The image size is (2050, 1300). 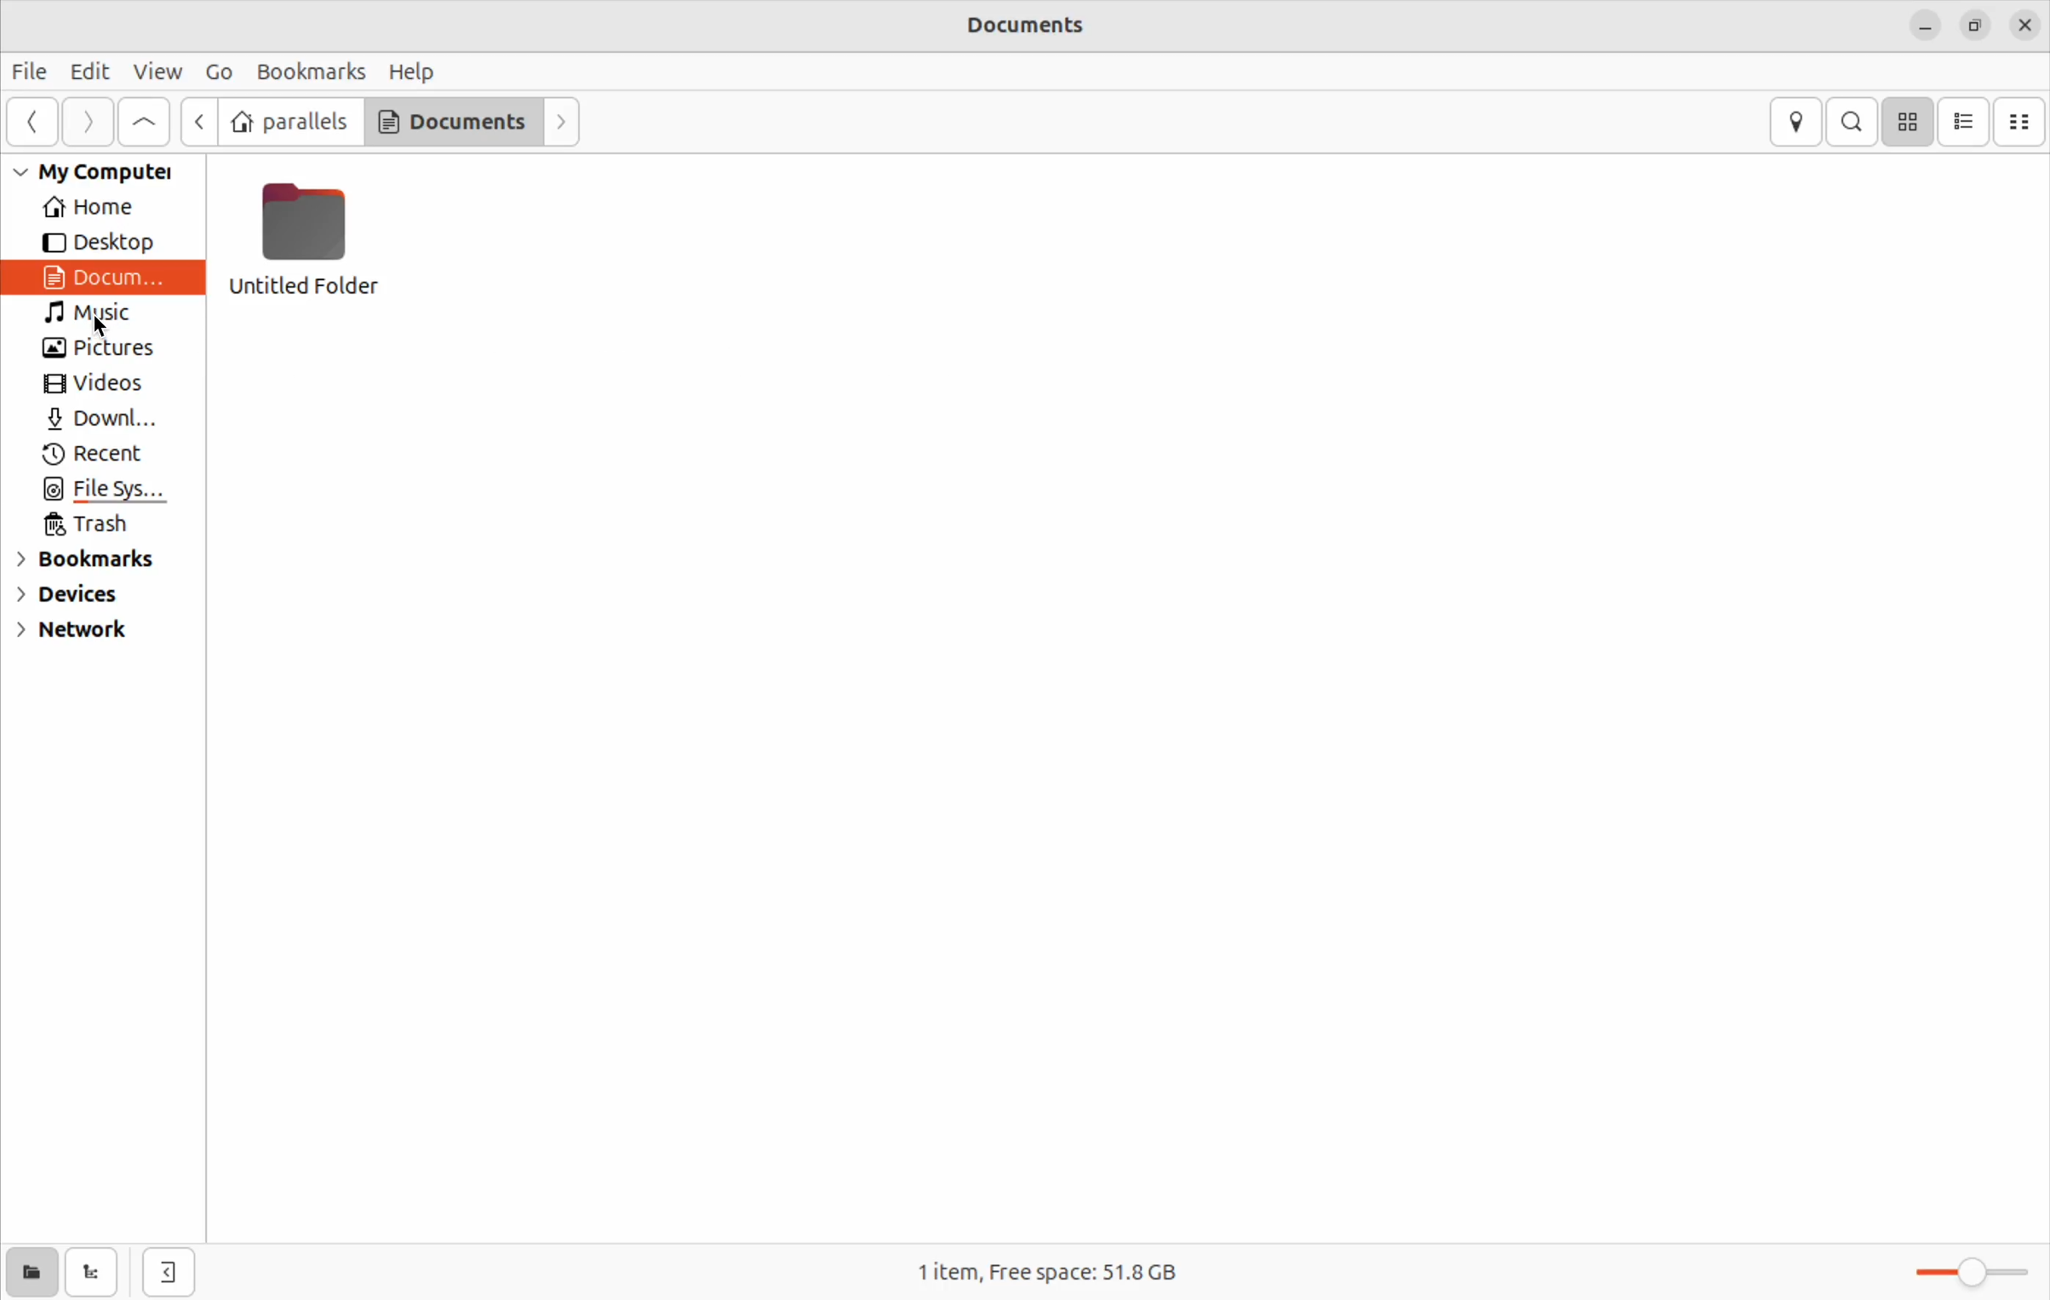 What do you see at coordinates (84, 210) in the screenshot?
I see `Home` at bounding box center [84, 210].